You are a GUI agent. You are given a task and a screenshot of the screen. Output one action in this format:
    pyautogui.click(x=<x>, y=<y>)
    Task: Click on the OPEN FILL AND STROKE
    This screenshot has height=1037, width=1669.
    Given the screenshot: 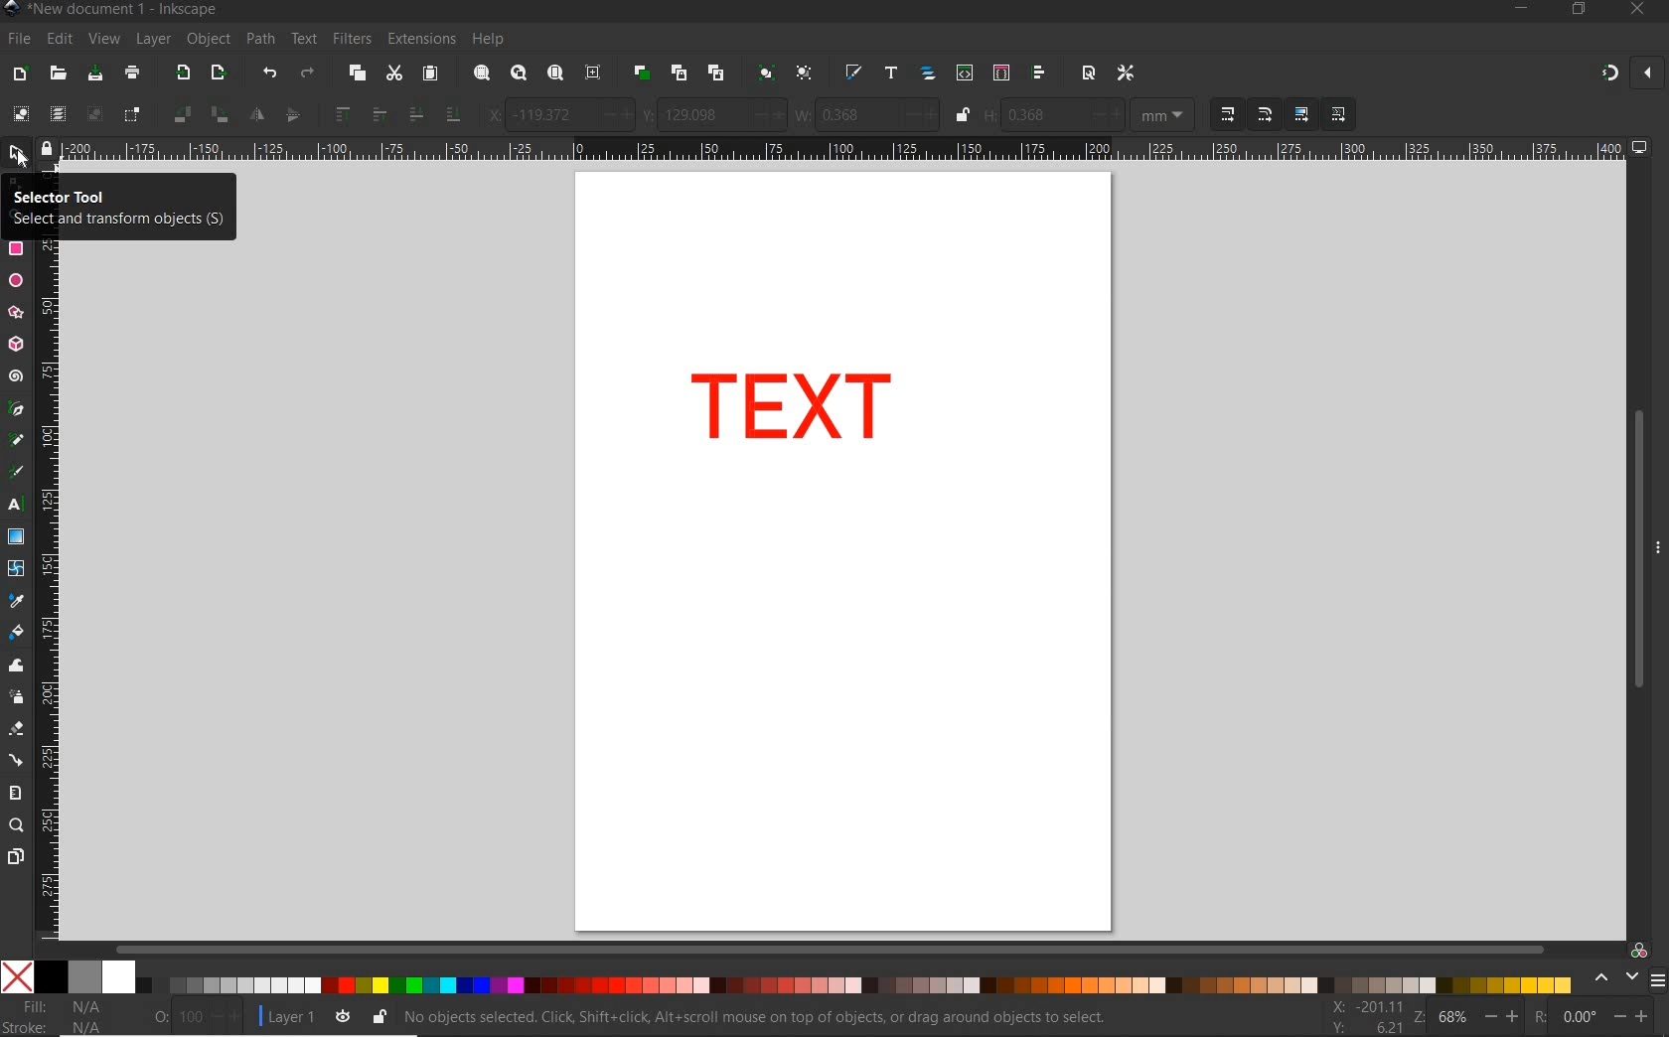 What is the action you would take?
    pyautogui.click(x=852, y=74)
    